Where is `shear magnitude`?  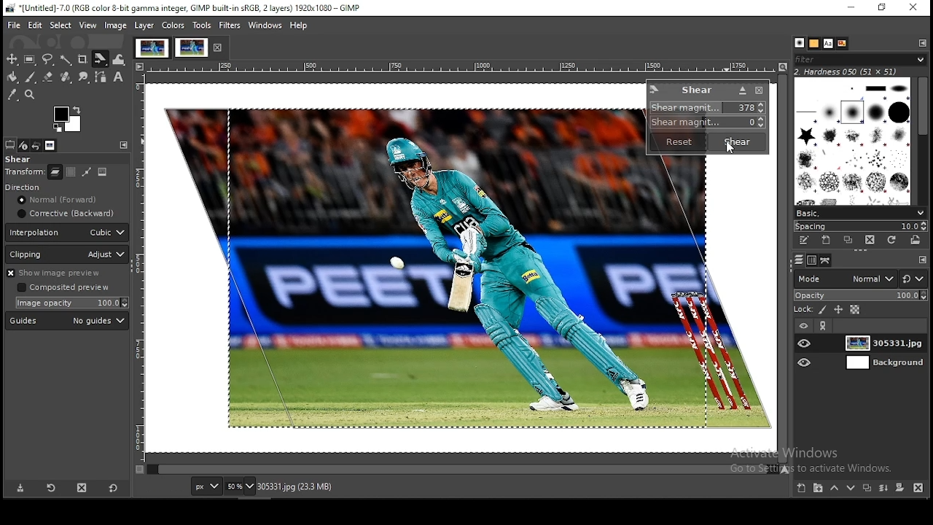
shear magnitude is located at coordinates (705, 123).